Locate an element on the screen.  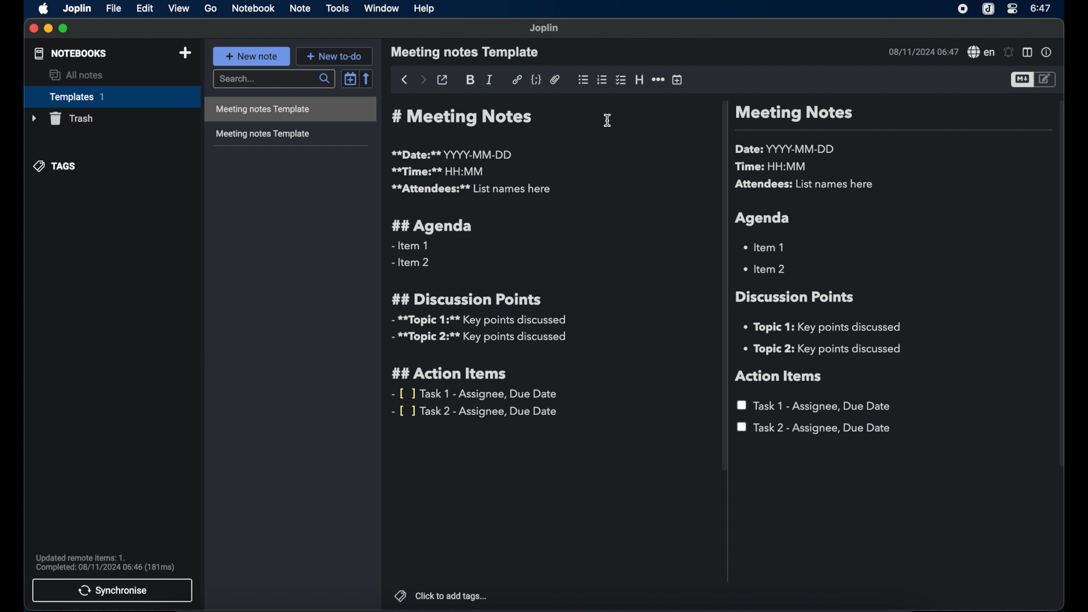
action items is located at coordinates (779, 376).